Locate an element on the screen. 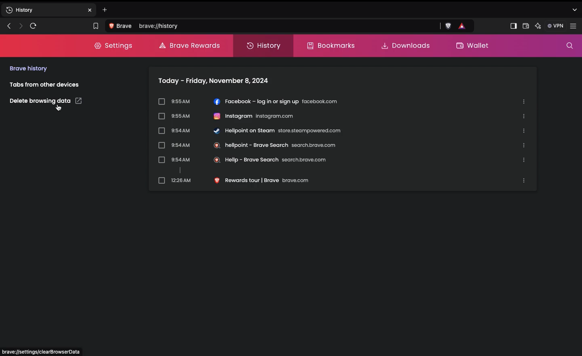 This screenshot has height=356, width=582. Previous page is located at coordinates (8, 25).